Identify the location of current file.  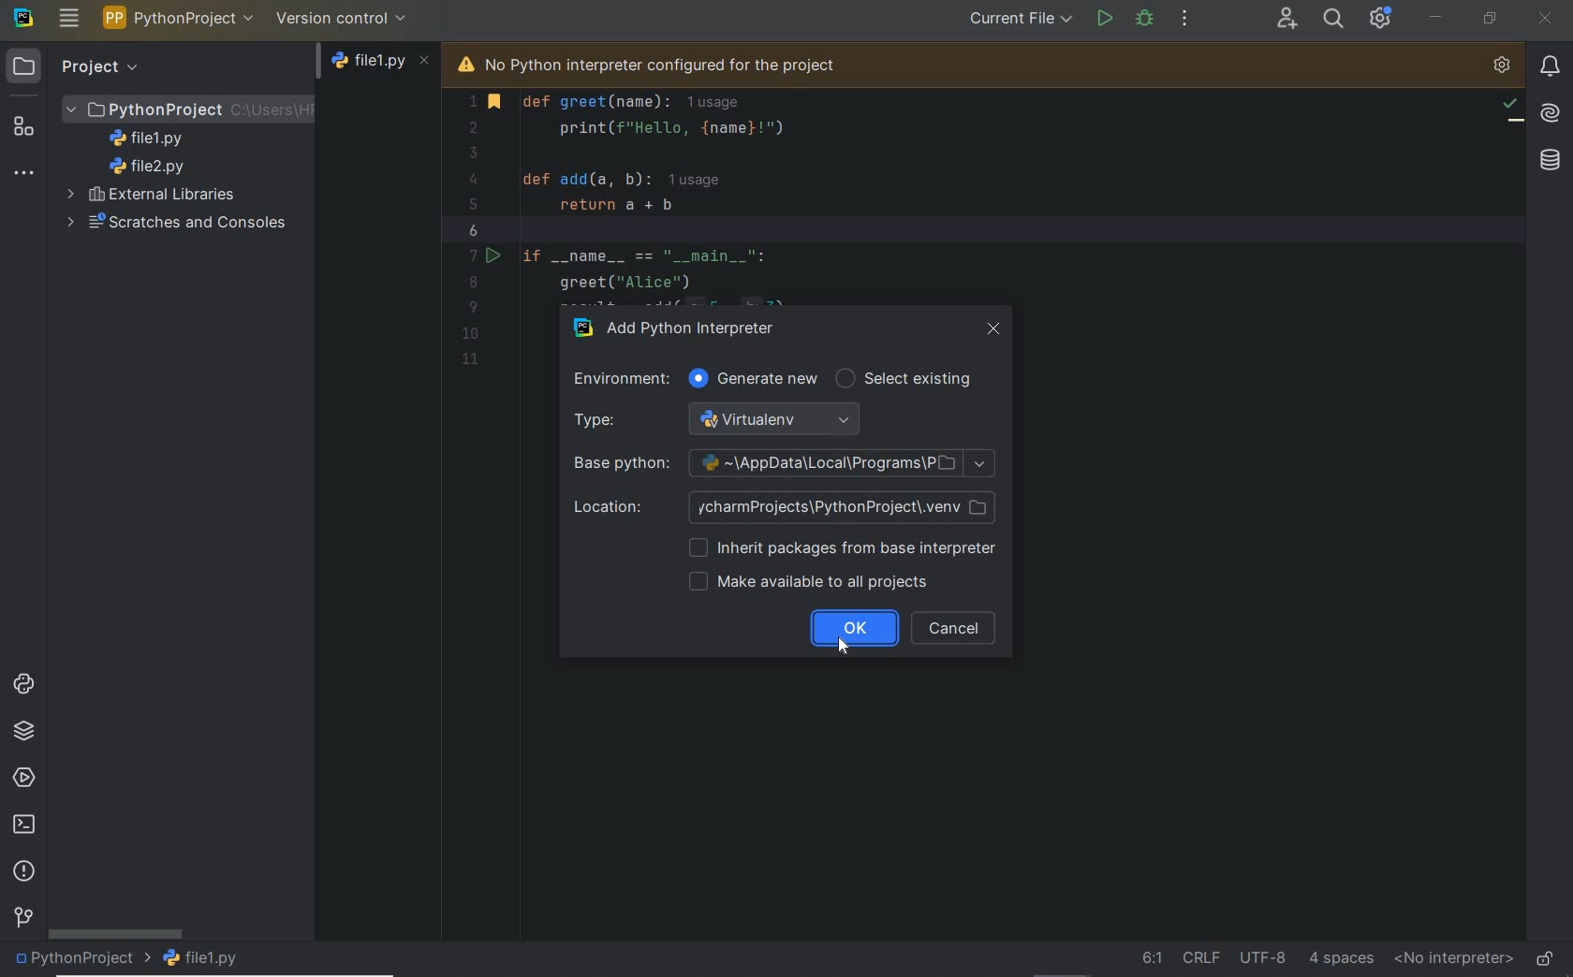
(1020, 20).